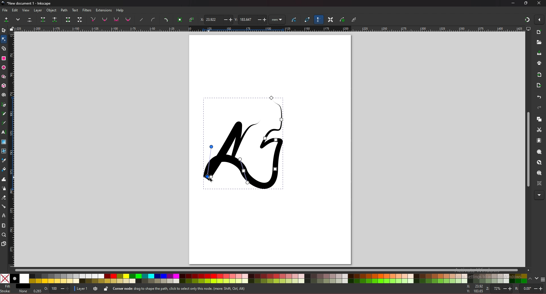  What do you see at coordinates (539, 97) in the screenshot?
I see `undo` at bounding box center [539, 97].